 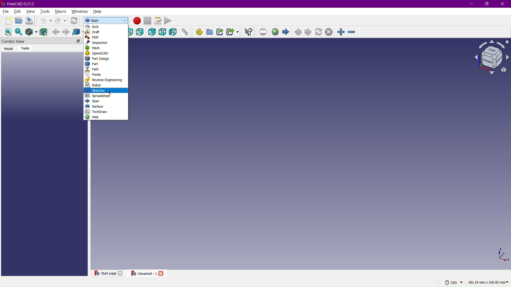 I want to click on Macro, so click(x=60, y=11).